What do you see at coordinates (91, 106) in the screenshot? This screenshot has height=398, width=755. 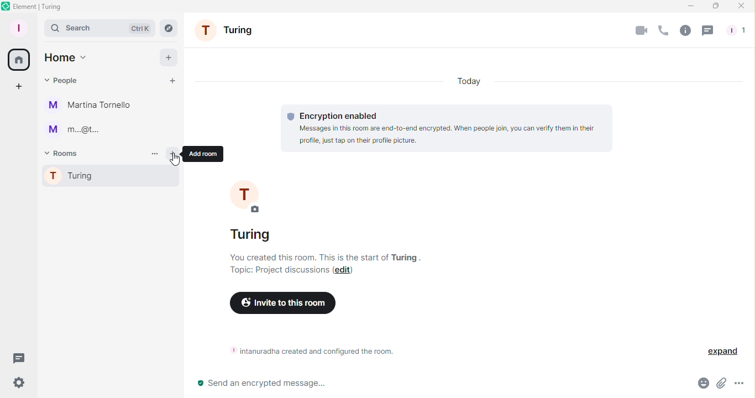 I see `Martina Tornello` at bounding box center [91, 106].